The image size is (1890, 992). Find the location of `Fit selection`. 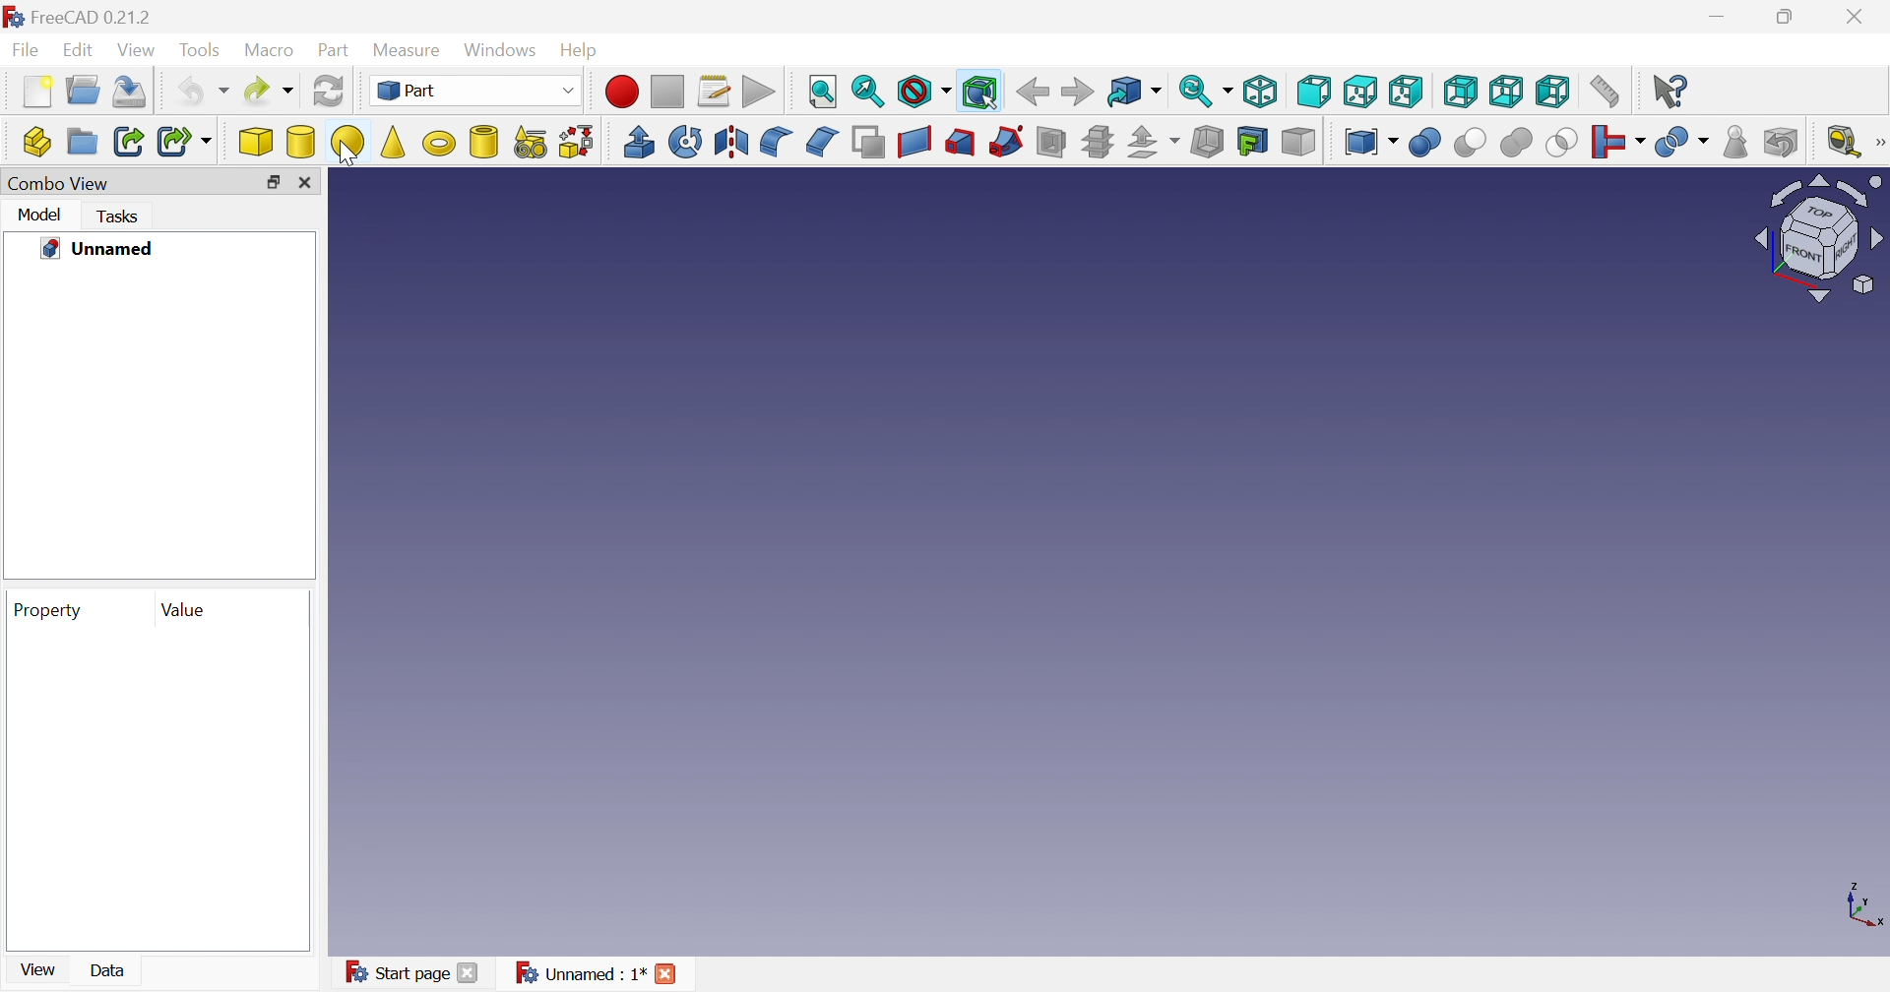

Fit selection is located at coordinates (867, 93).